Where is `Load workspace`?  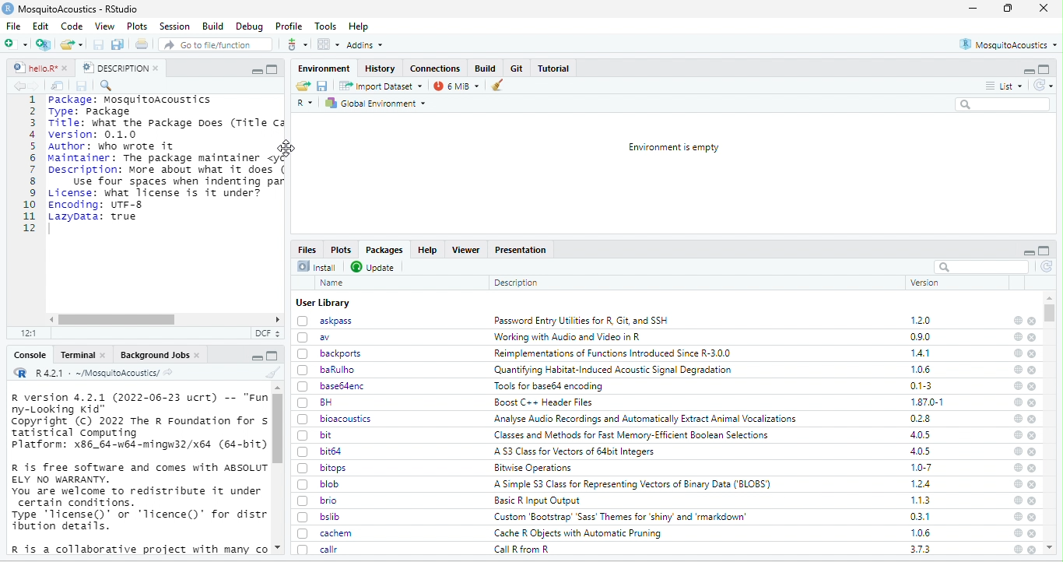 Load workspace is located at coordinates (302, 86).